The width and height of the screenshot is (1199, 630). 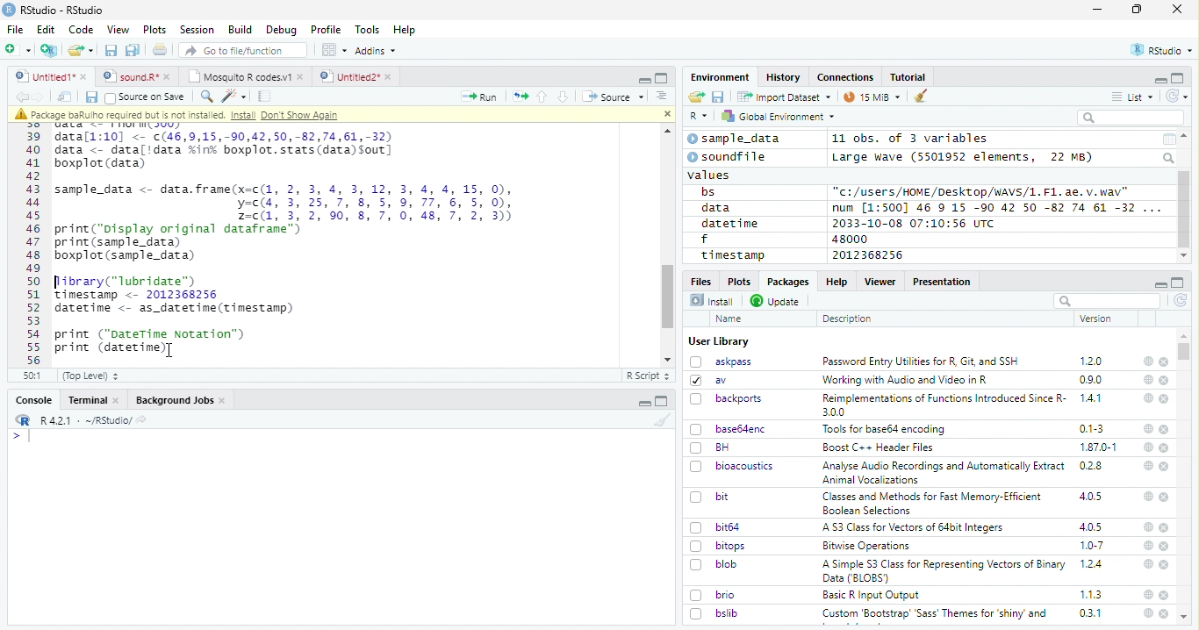 What do you see at coordinates (1165, 399) in the screenshot?
I see `close` at bounding box center [1165, 399].